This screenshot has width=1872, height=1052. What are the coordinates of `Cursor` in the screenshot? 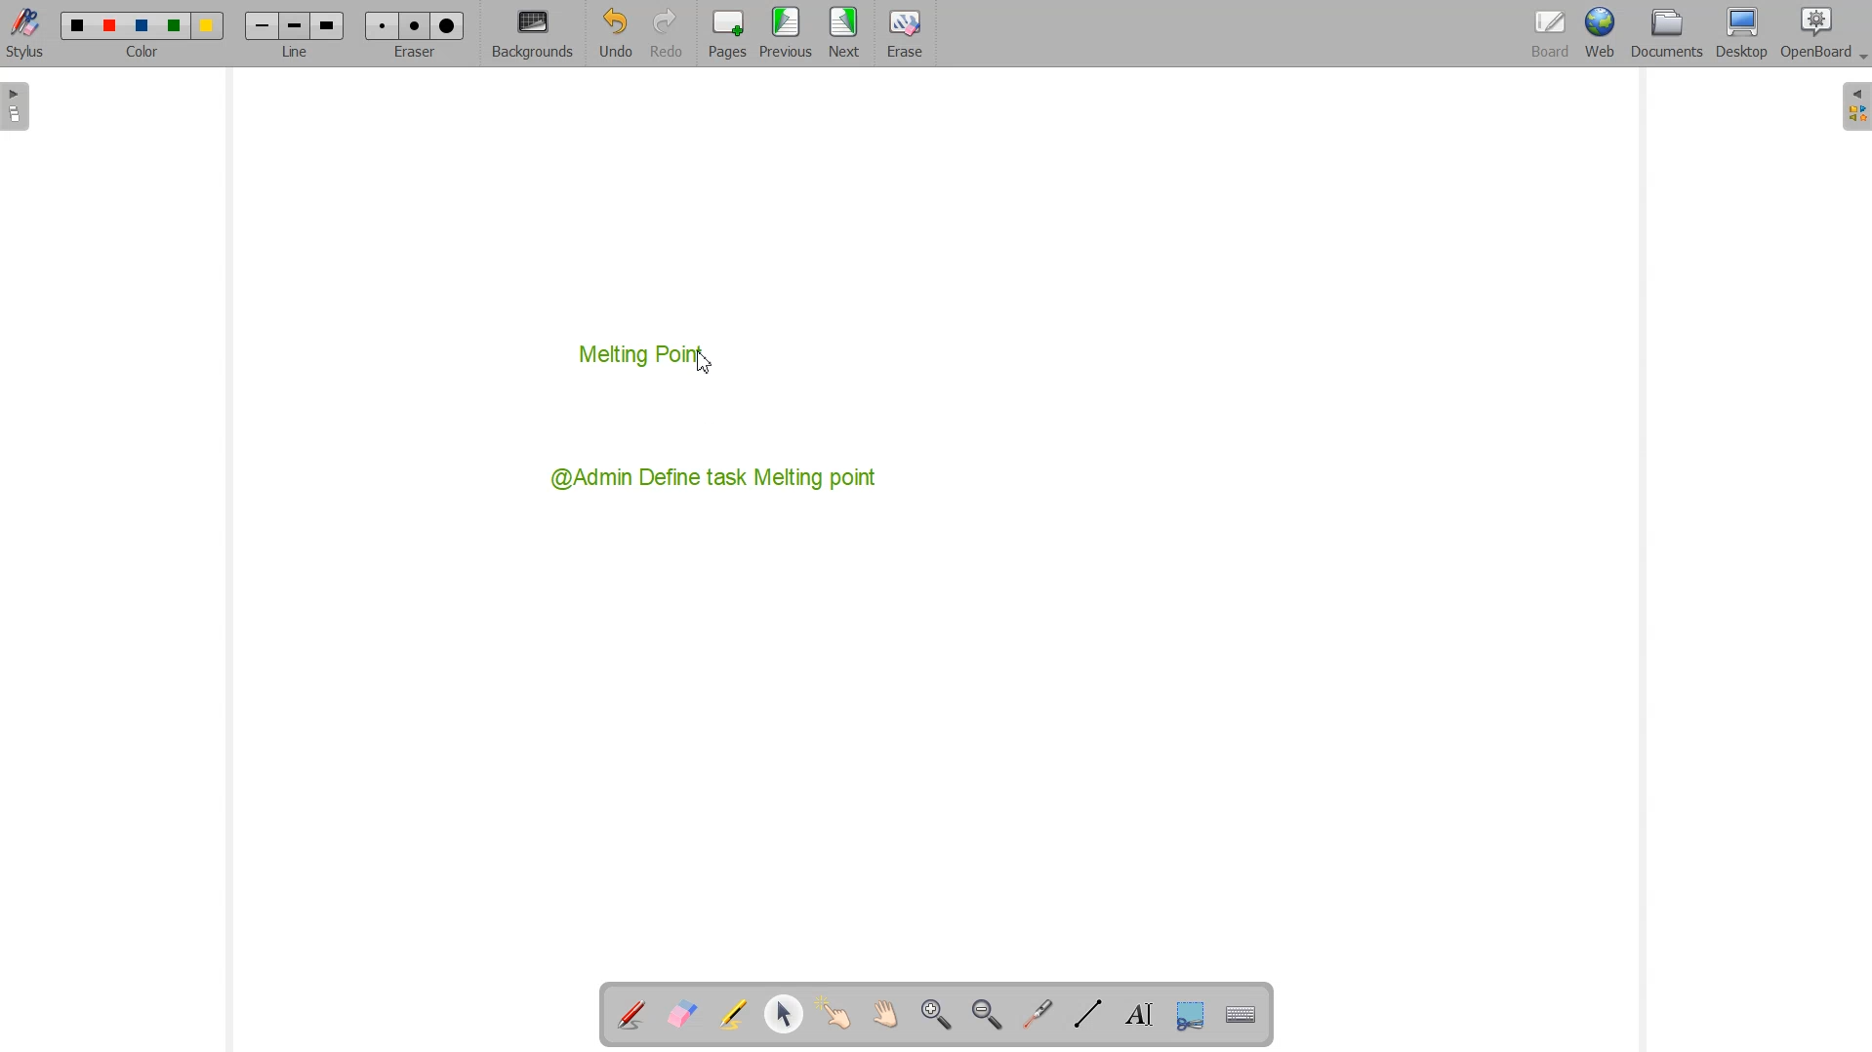 It's located at (710, 363).